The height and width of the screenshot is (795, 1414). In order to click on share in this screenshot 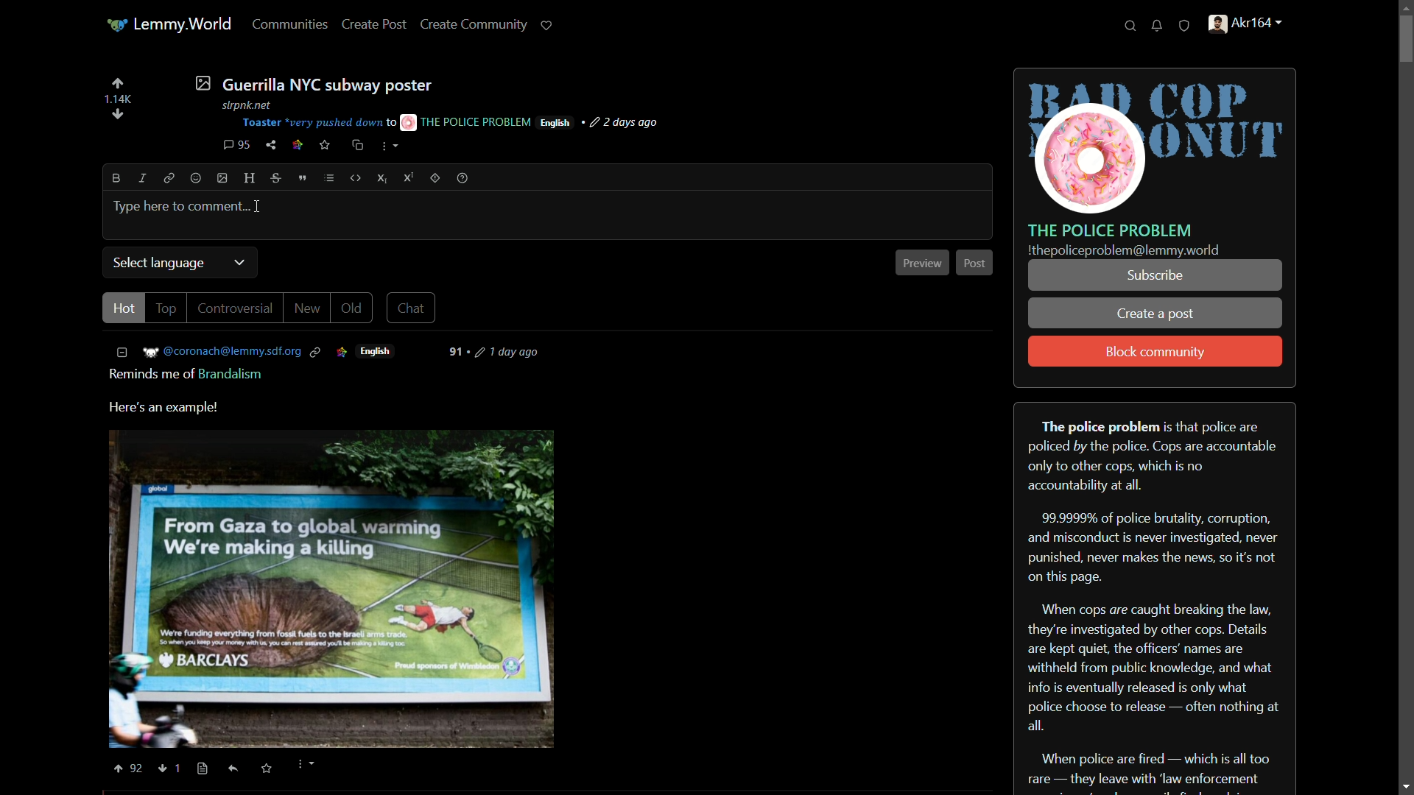, I will do `click(271, 145)`.